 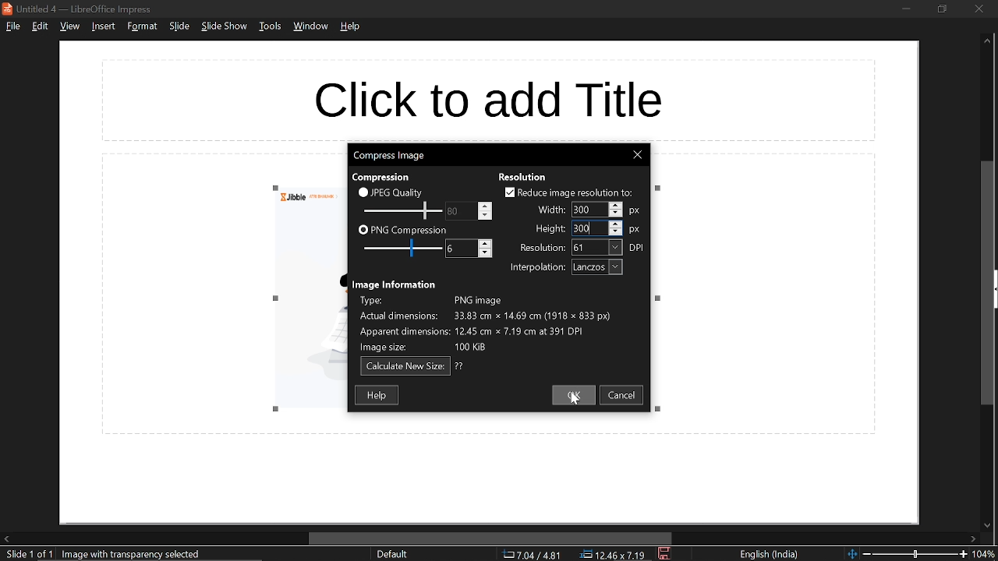 I want to click on help, so click(x=377, y=395).